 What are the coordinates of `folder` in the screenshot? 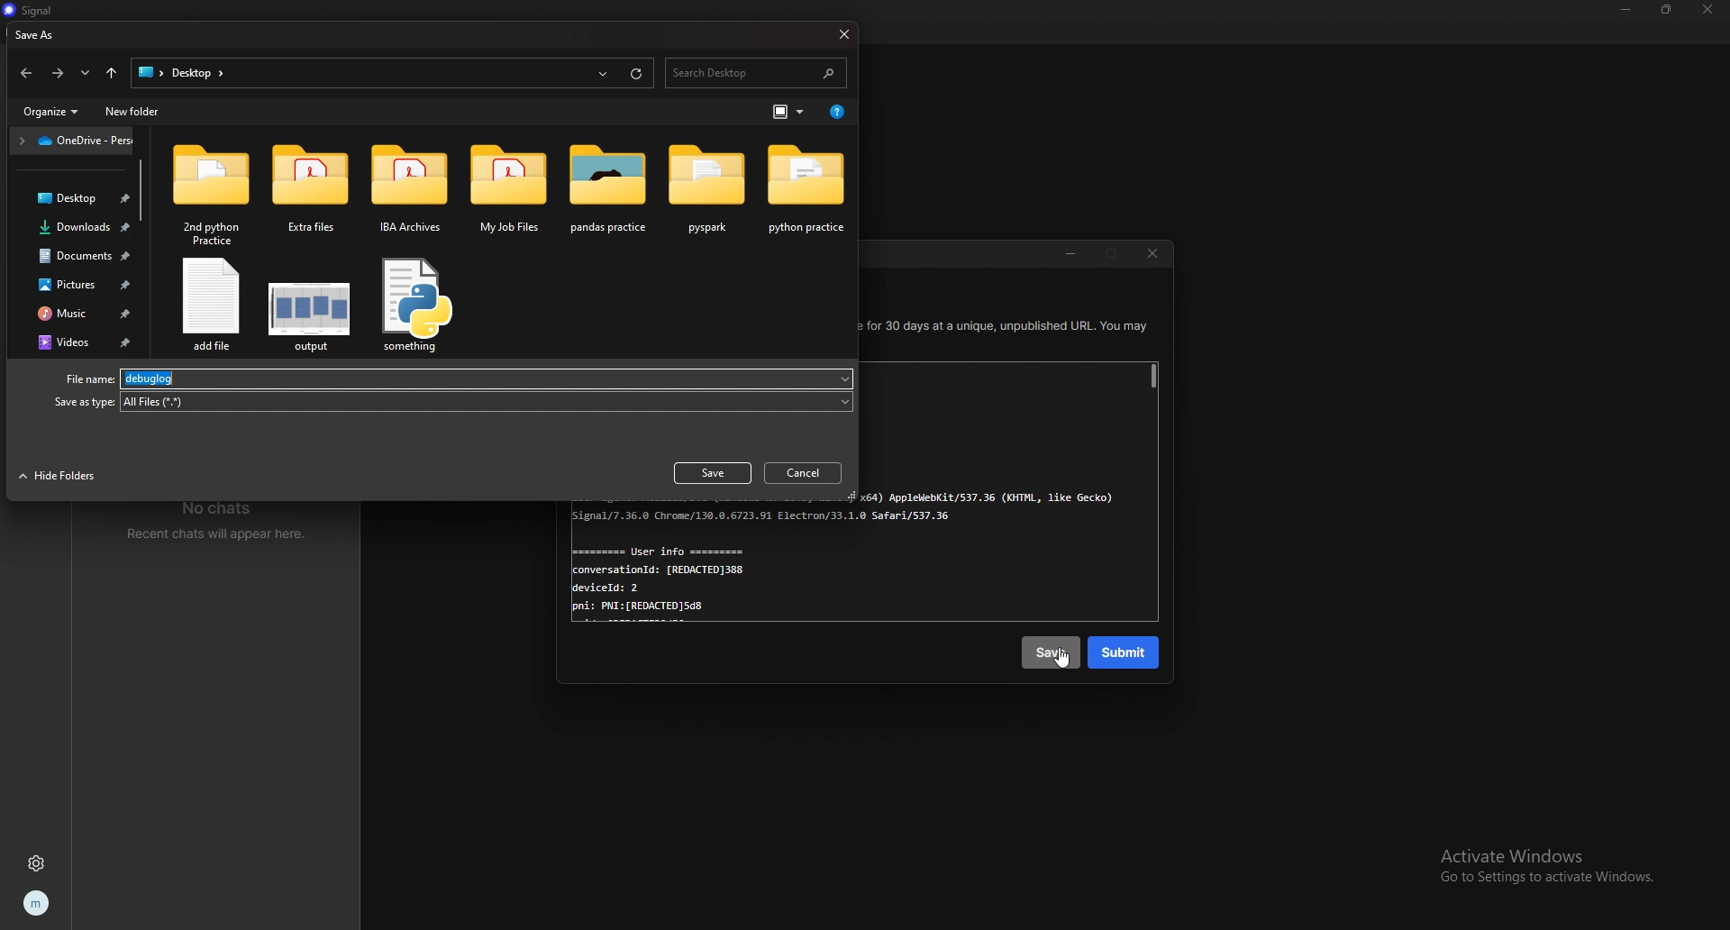 It's located at (610, 188).